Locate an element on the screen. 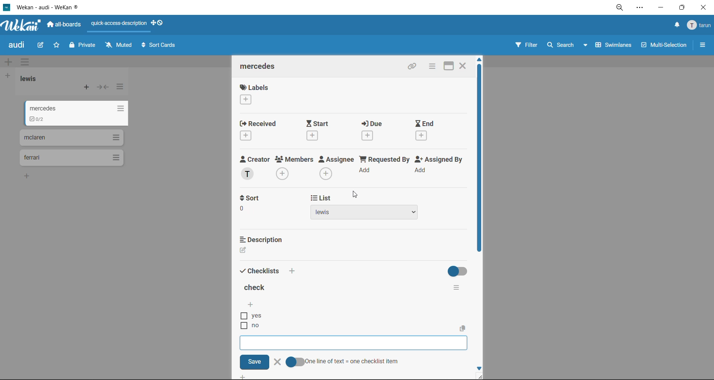 The width and height of the screenshot is (714, 380). clear checklist option is located at coordinates (279, 361).